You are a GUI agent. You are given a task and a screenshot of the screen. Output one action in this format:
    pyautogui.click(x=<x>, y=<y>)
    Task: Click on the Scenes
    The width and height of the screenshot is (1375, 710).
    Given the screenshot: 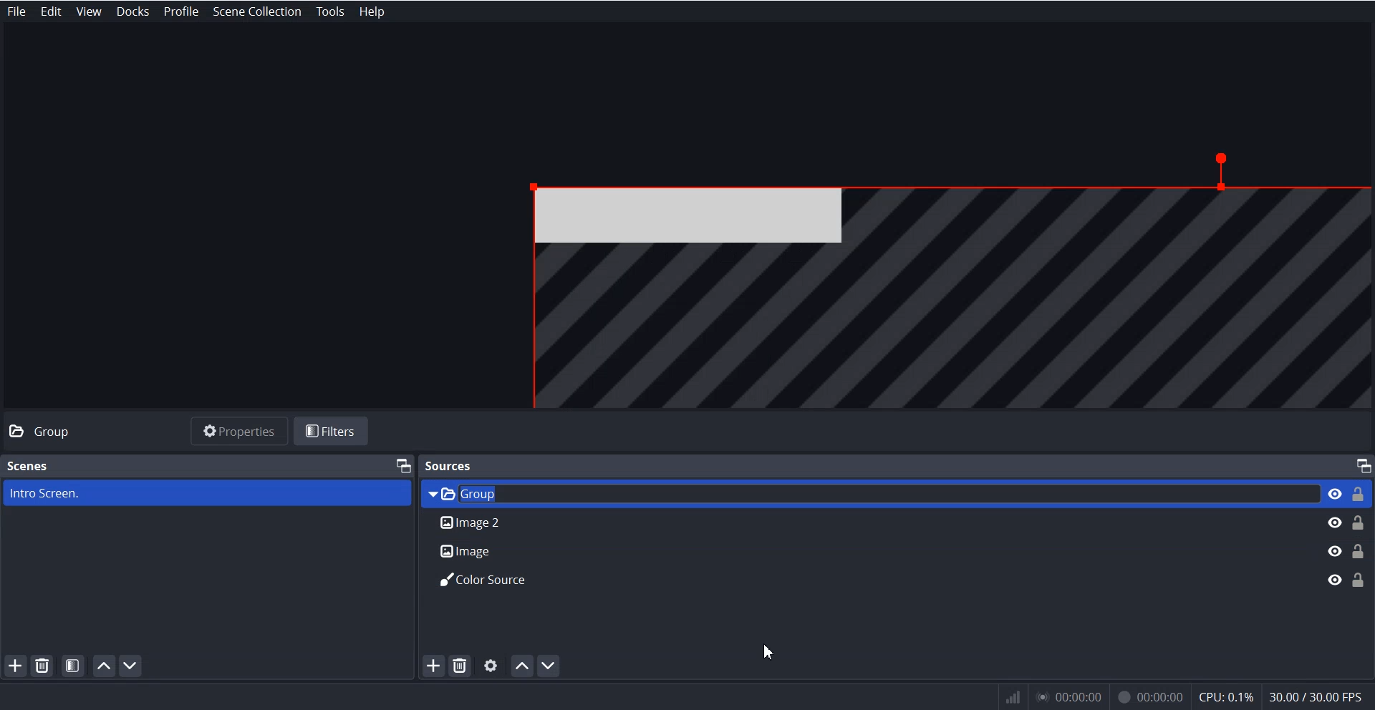 What is the action you would take?
    pyautogui.click(x=27, y=466)
    